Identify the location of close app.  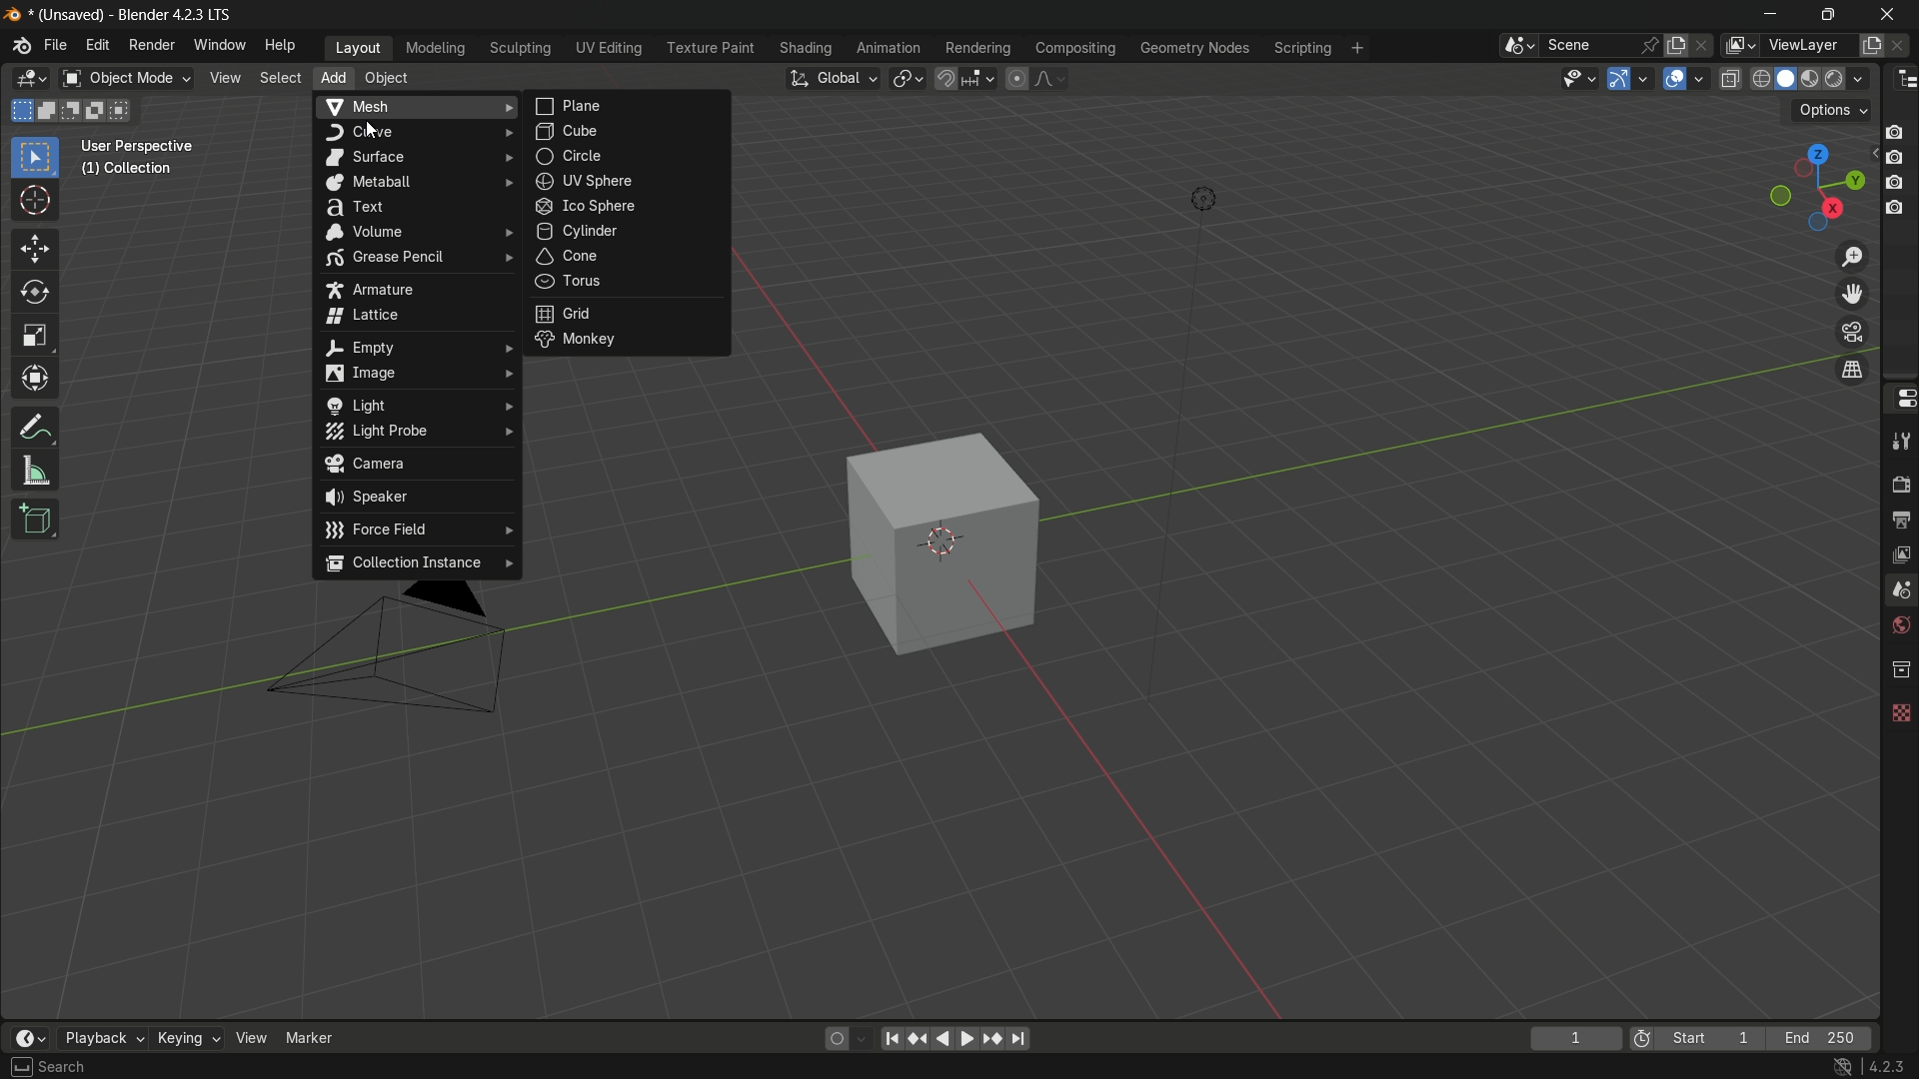
(1888, 15).